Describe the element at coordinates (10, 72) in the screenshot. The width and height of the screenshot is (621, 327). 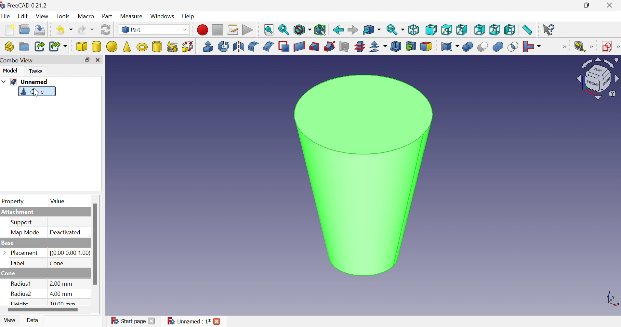
I see `Model` at that location.